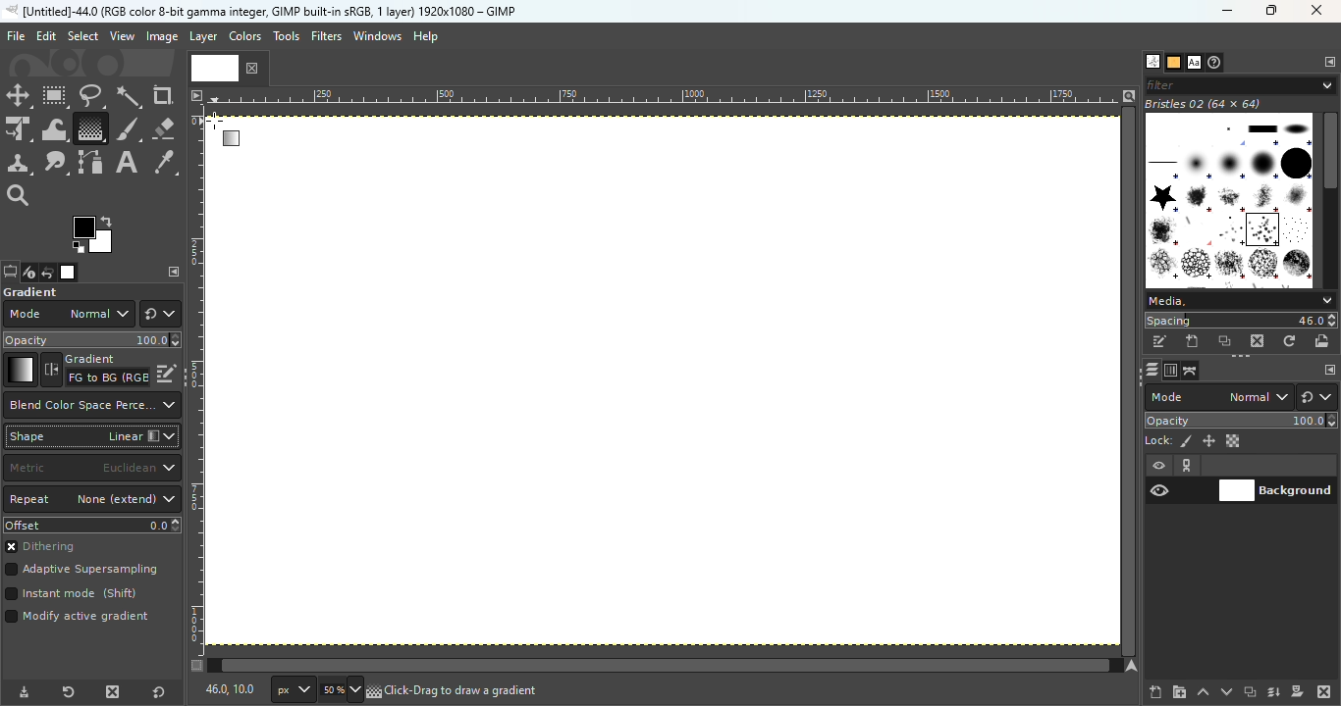 This screenshot has height=706, width=1341. Describe the element at coordinates (163, 95) in the screenshot. I see `Crop tool` at that location.